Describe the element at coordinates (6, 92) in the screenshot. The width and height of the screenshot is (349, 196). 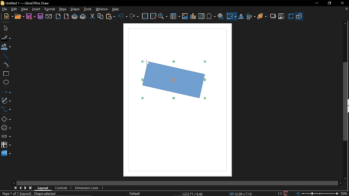
I see `lines and arrows` at that location.